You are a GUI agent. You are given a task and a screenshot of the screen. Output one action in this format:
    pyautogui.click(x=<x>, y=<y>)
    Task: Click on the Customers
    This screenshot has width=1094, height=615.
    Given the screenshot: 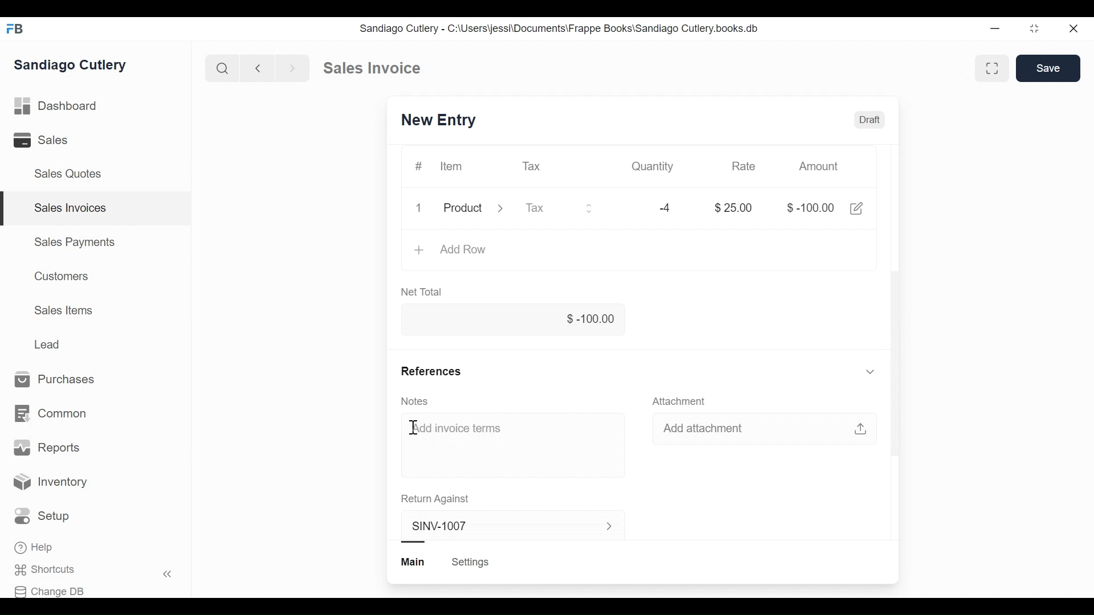 What is the action you would take?
    pyautogui.click(x=63, y=276)
    